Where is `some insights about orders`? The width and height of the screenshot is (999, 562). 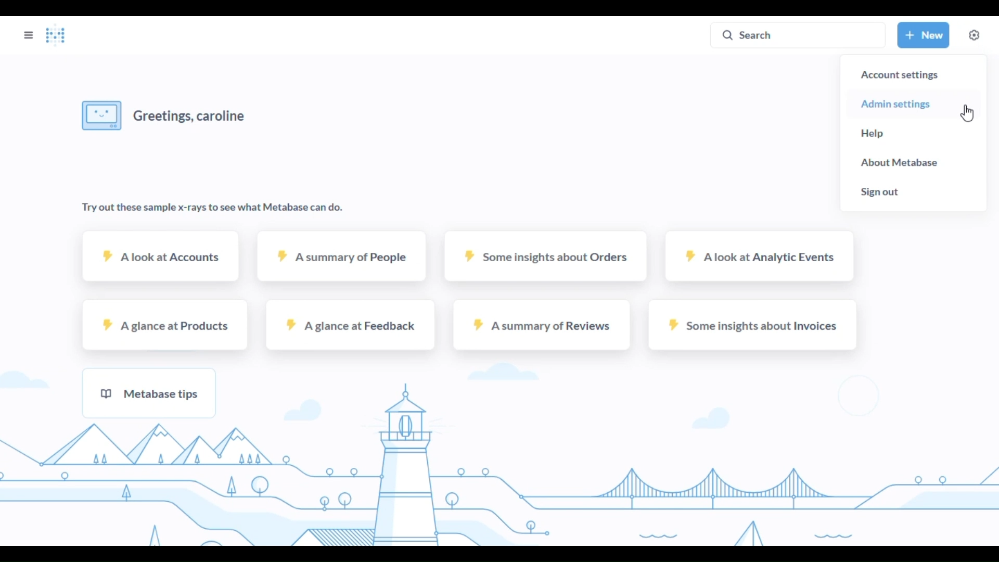
some insights about orders is located at coordinates (545, 256).